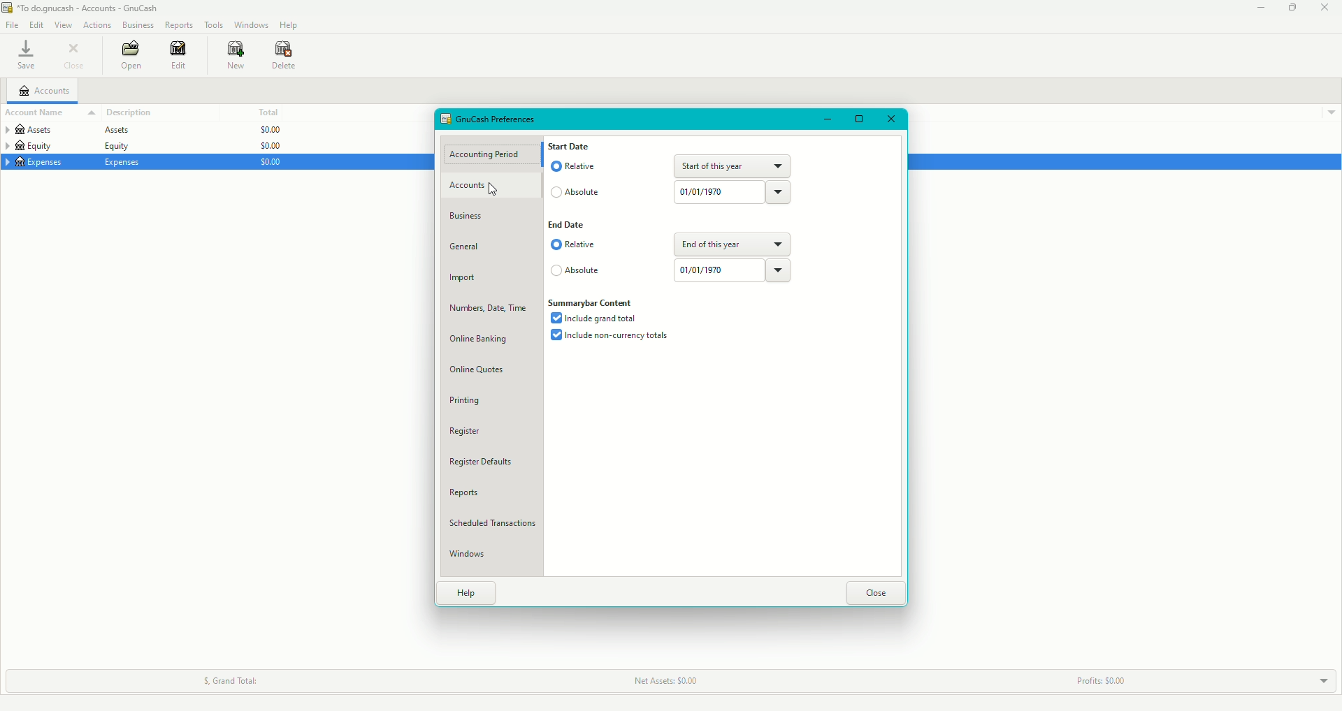  Describe the element at coordinates (829, 119) in the screenshot. I see `Minimize` at that location.